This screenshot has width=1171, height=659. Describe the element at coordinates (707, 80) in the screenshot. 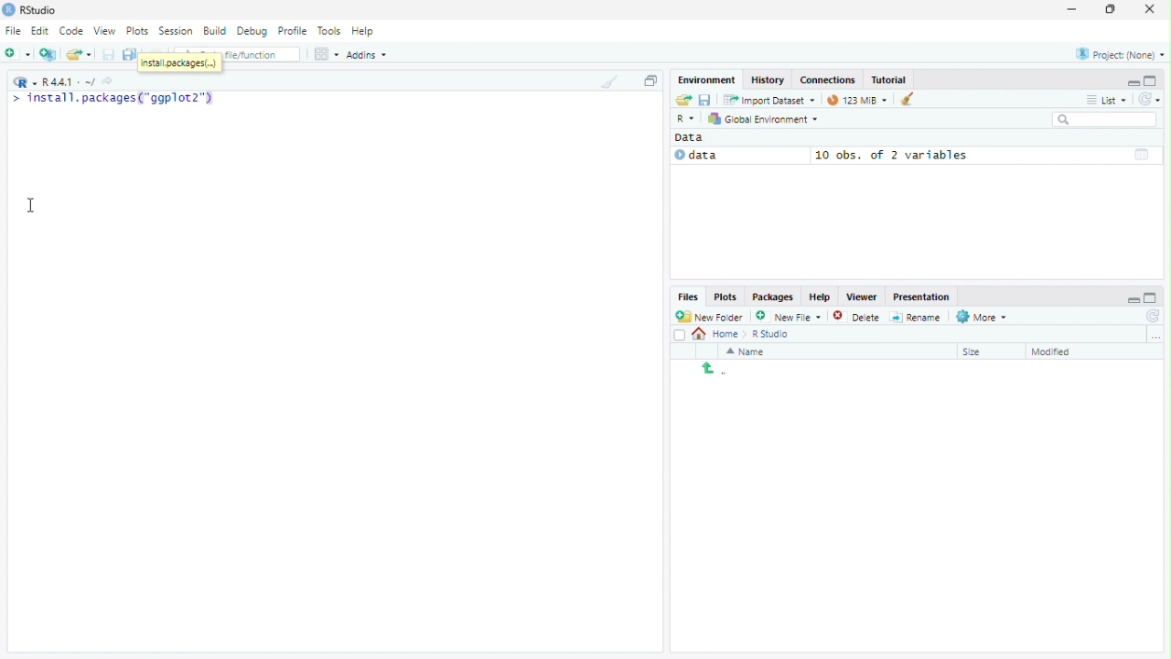

I see `Environment` at that location.